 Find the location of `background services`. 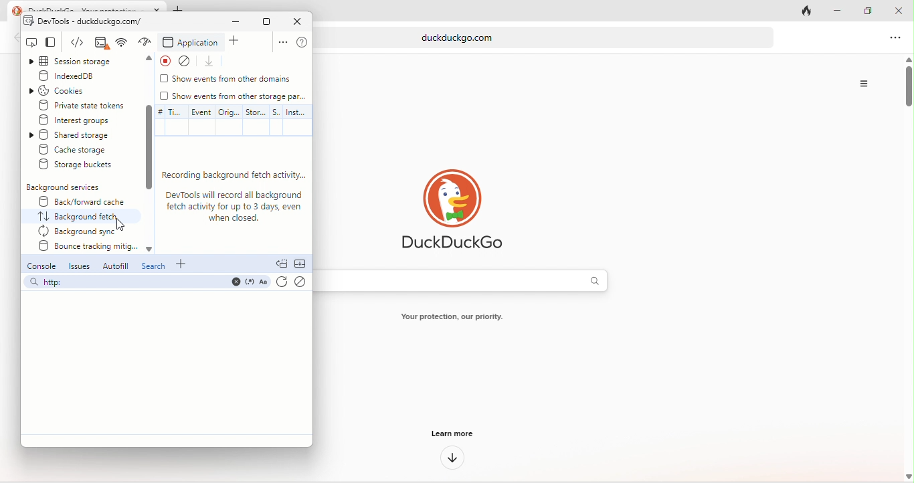

background services is located at coordinates (66, 187).